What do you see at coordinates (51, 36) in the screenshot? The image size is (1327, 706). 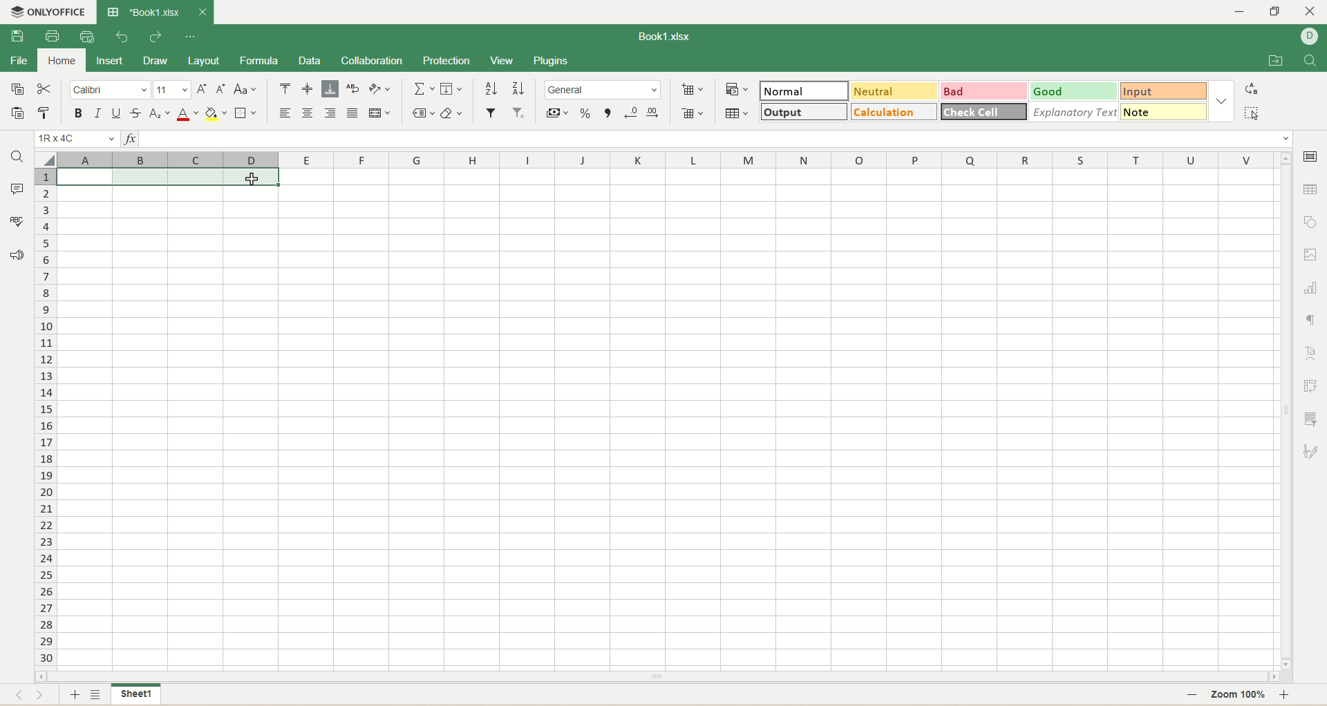 I see `print` at bounding box center [51, 36].